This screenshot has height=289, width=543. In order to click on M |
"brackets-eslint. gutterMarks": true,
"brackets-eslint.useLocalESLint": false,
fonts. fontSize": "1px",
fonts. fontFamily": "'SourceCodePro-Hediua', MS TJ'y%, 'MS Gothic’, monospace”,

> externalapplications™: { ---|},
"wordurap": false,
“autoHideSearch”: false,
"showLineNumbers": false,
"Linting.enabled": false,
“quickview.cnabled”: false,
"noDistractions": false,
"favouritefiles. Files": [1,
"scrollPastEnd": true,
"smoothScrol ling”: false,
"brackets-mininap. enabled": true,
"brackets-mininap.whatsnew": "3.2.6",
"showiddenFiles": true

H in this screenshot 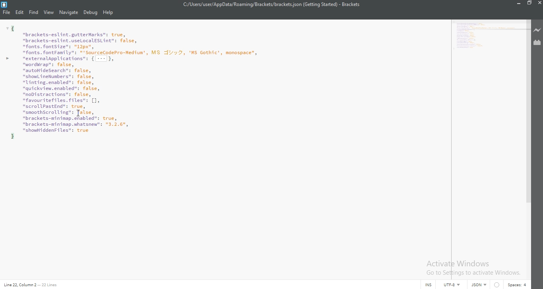, I will do `click(223, 82)`.